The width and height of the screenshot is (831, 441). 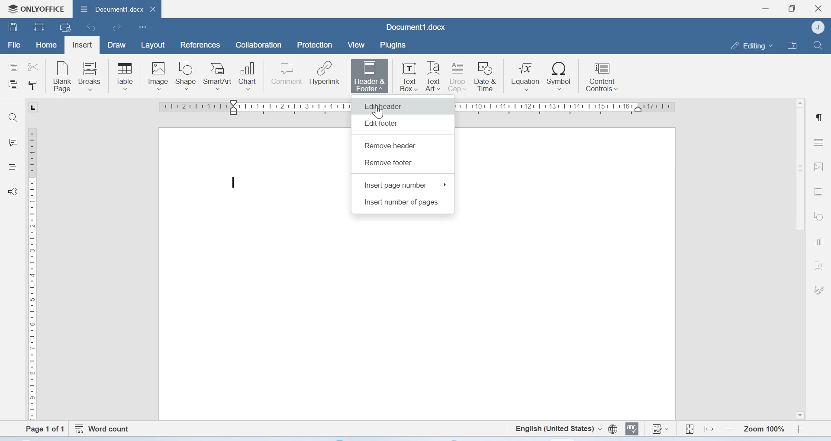 I want to click on text cursor, so click(x=232, y=183).